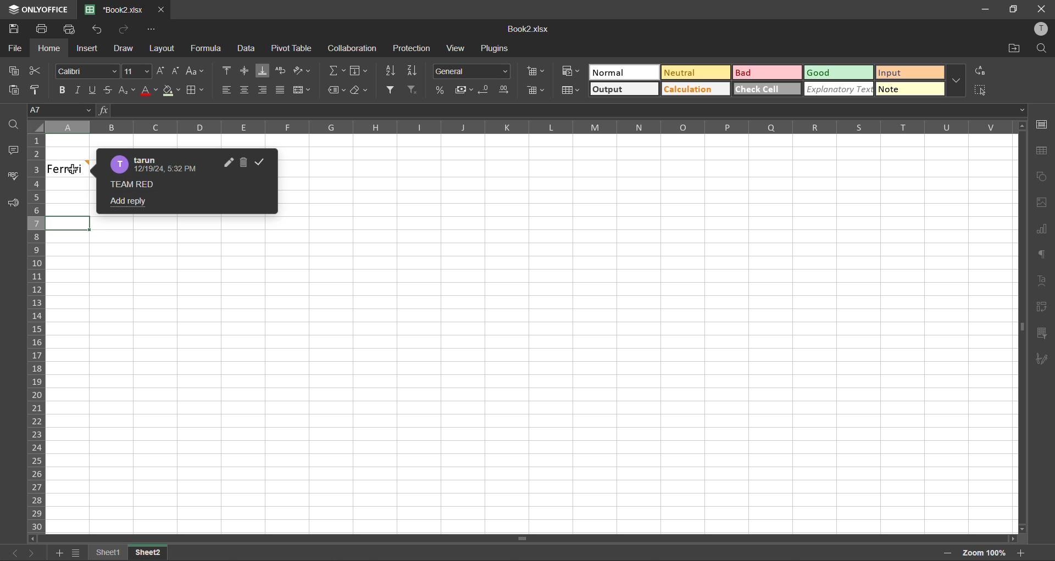  What do you see at coordinates (281, 71) in the screenshot?
I see `wrap text` at bounding box center [281, 71].